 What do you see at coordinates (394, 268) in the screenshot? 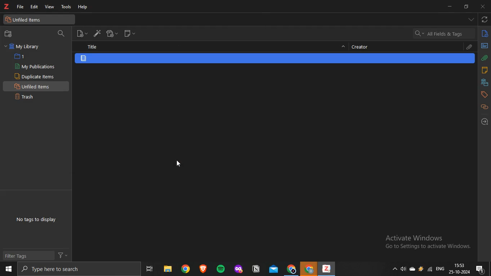
I see `show hidden icons` at bounding box center [394, 268].